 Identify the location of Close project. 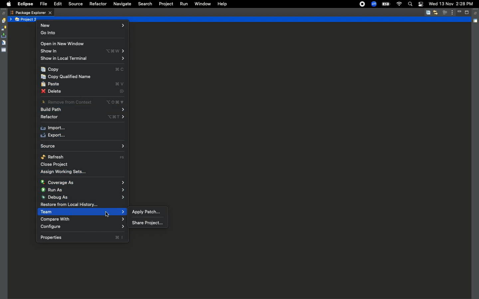
(56, 165).